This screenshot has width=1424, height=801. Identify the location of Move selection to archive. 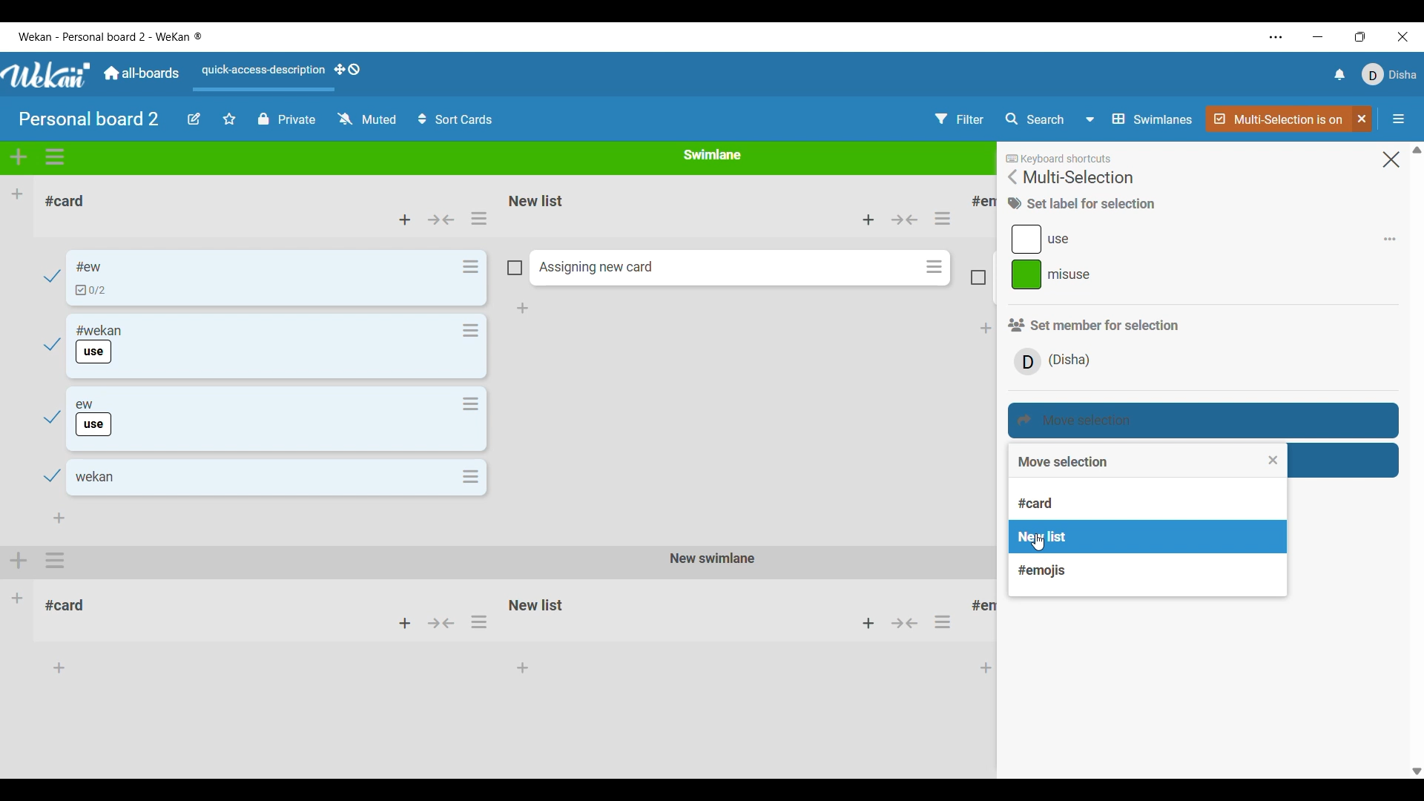
(1345, 463).